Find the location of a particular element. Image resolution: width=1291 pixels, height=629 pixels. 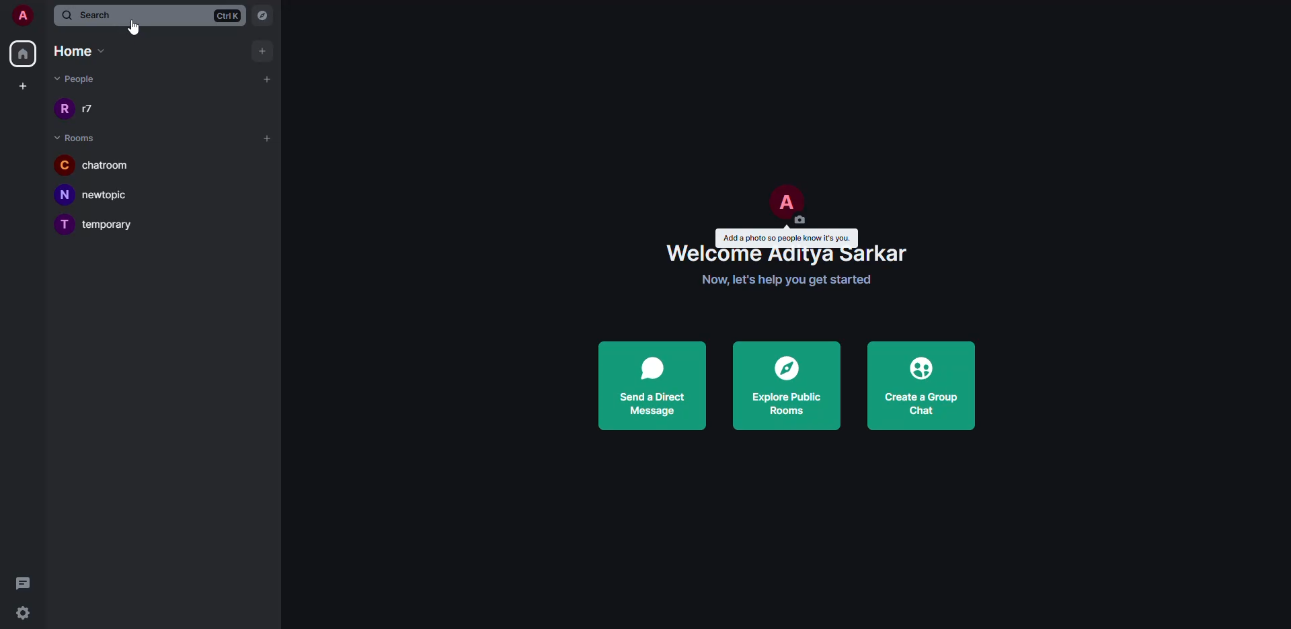

CURSOR is located at coordinates (134, 29).